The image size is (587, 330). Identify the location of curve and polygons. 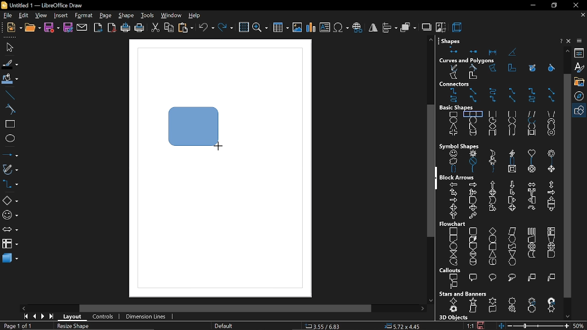
(11, 170).